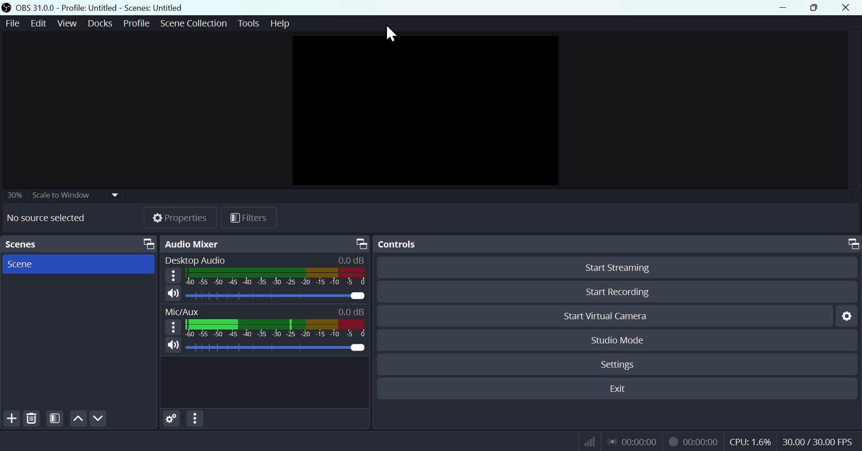 This screenshot has width=862, height=451. Describe the element at coordinates (247, 219) in the screenshot. I see `Fil` at that location.